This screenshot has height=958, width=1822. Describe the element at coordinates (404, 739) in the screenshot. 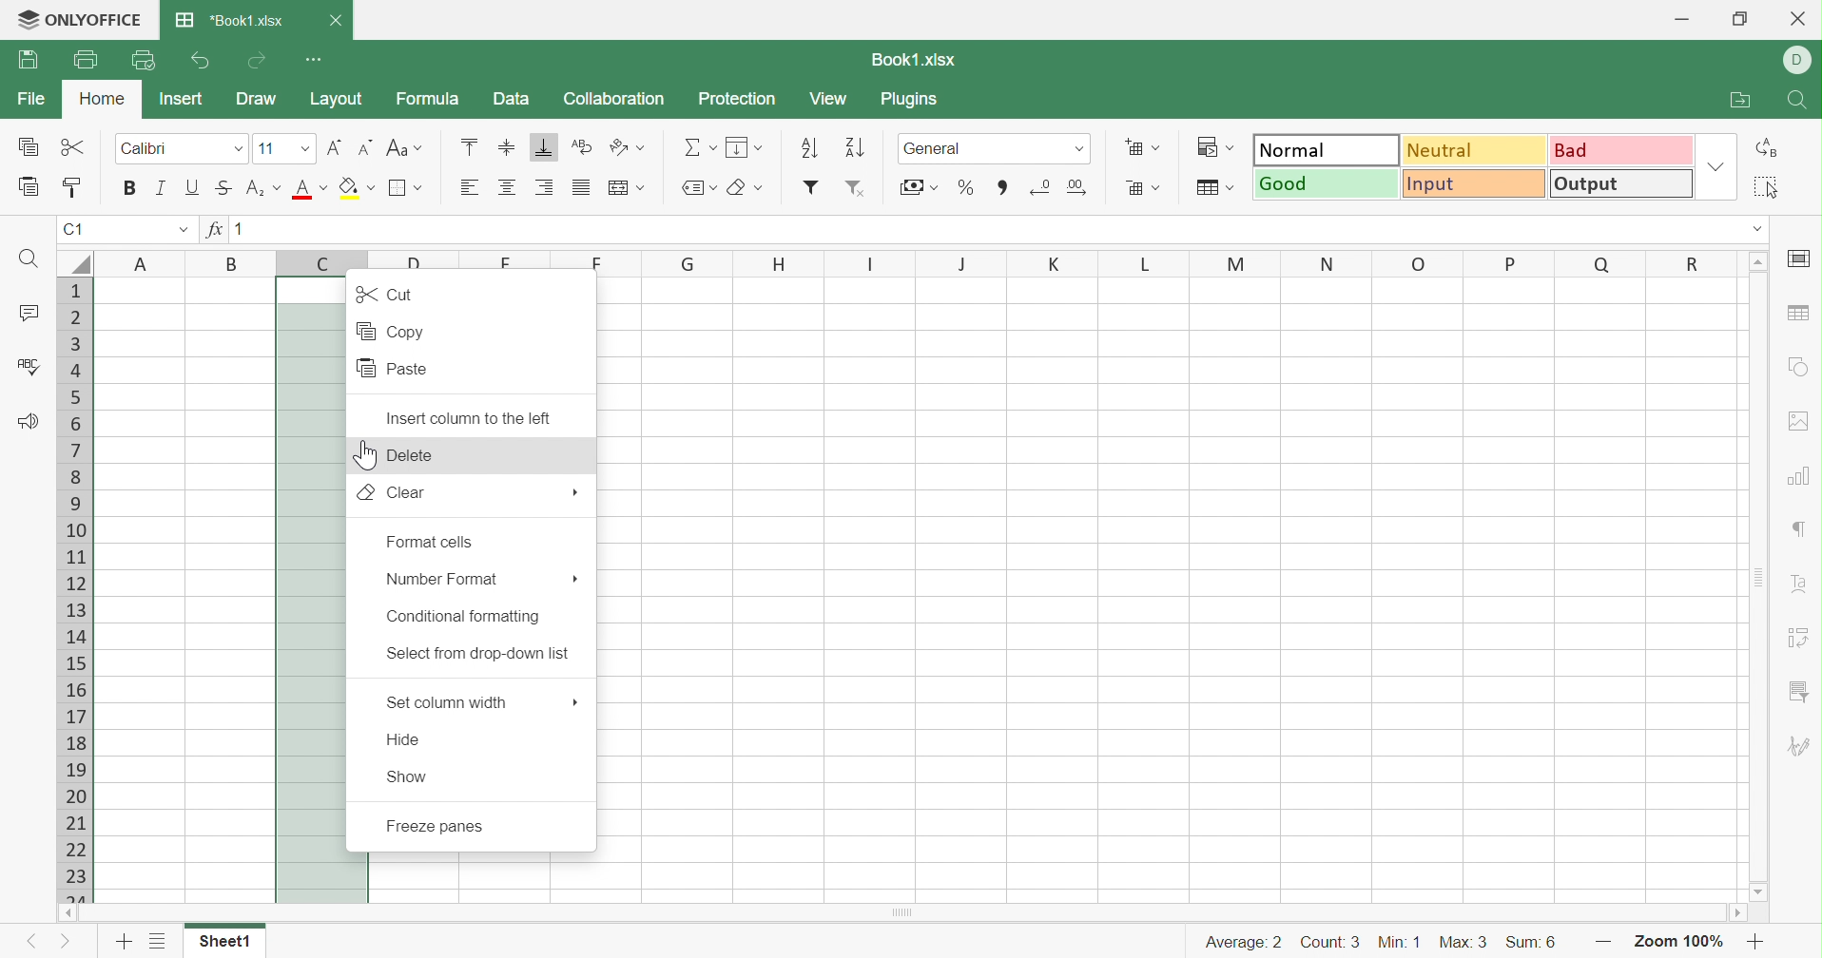

I see `Hide` at that location.